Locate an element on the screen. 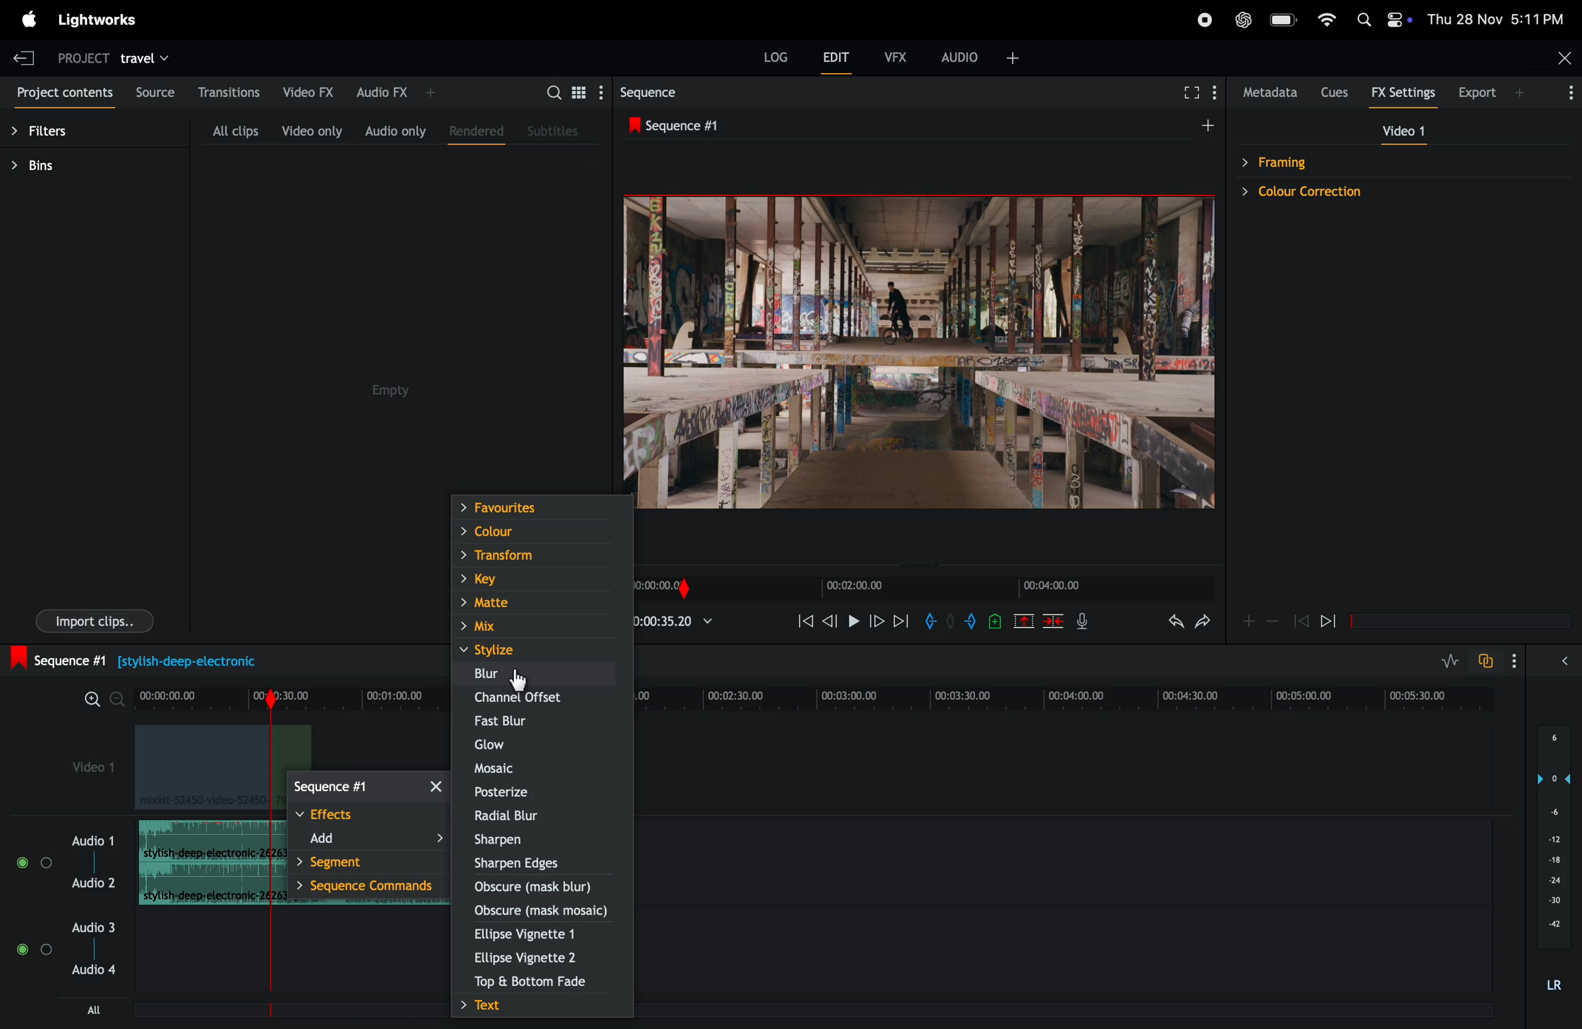 This screenshot has height=1029, width=1582. add in mark is located at coordinates (933, 622).